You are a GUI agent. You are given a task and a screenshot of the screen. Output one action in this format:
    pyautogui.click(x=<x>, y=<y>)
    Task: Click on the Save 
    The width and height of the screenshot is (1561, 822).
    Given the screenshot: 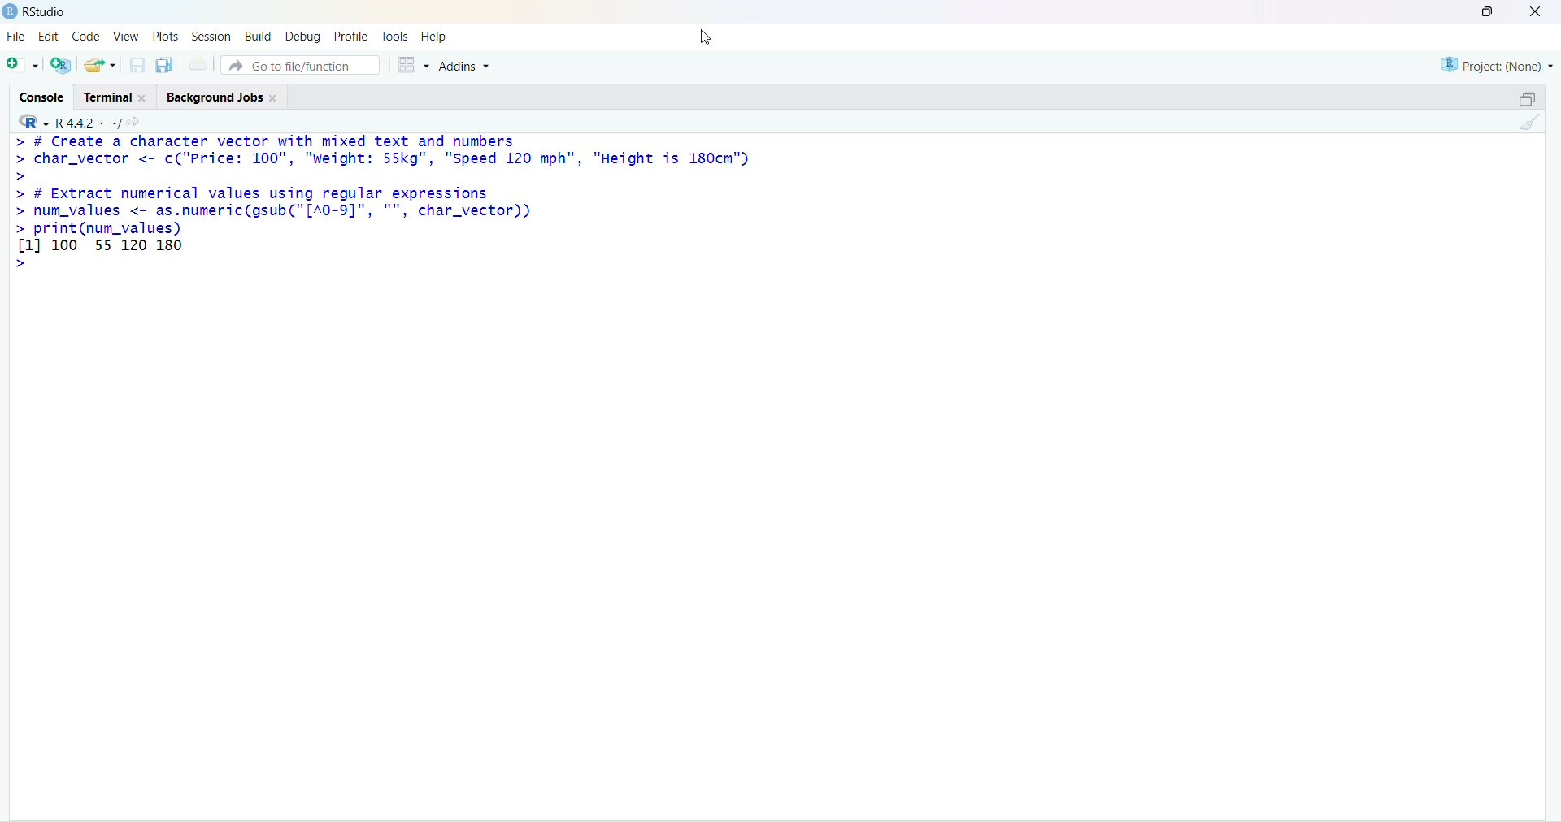 What is the action you would take?
    pyautogui.click(x=138, y=65)
    